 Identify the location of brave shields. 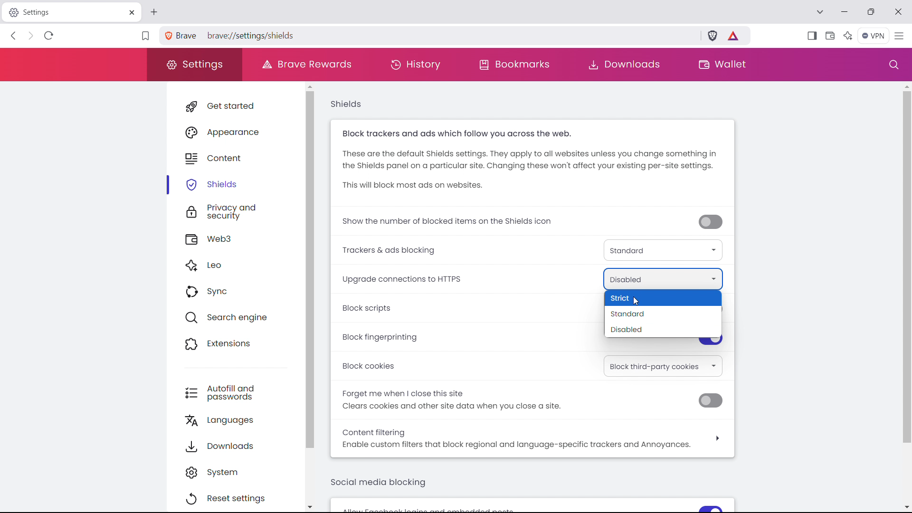
(712, 35).